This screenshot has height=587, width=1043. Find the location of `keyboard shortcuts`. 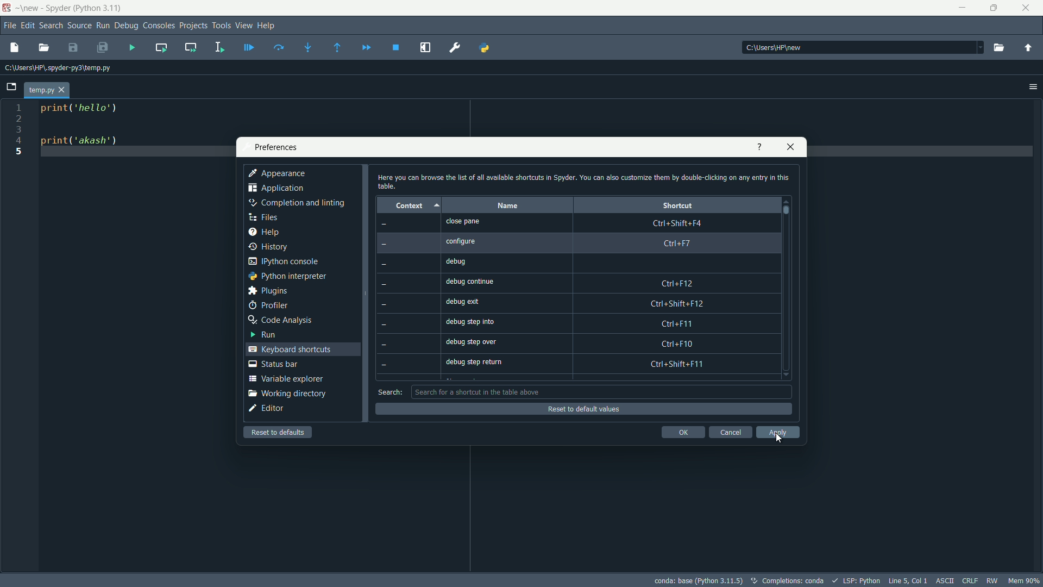

keyboard shortcuts is located at coordinates (290, 349).